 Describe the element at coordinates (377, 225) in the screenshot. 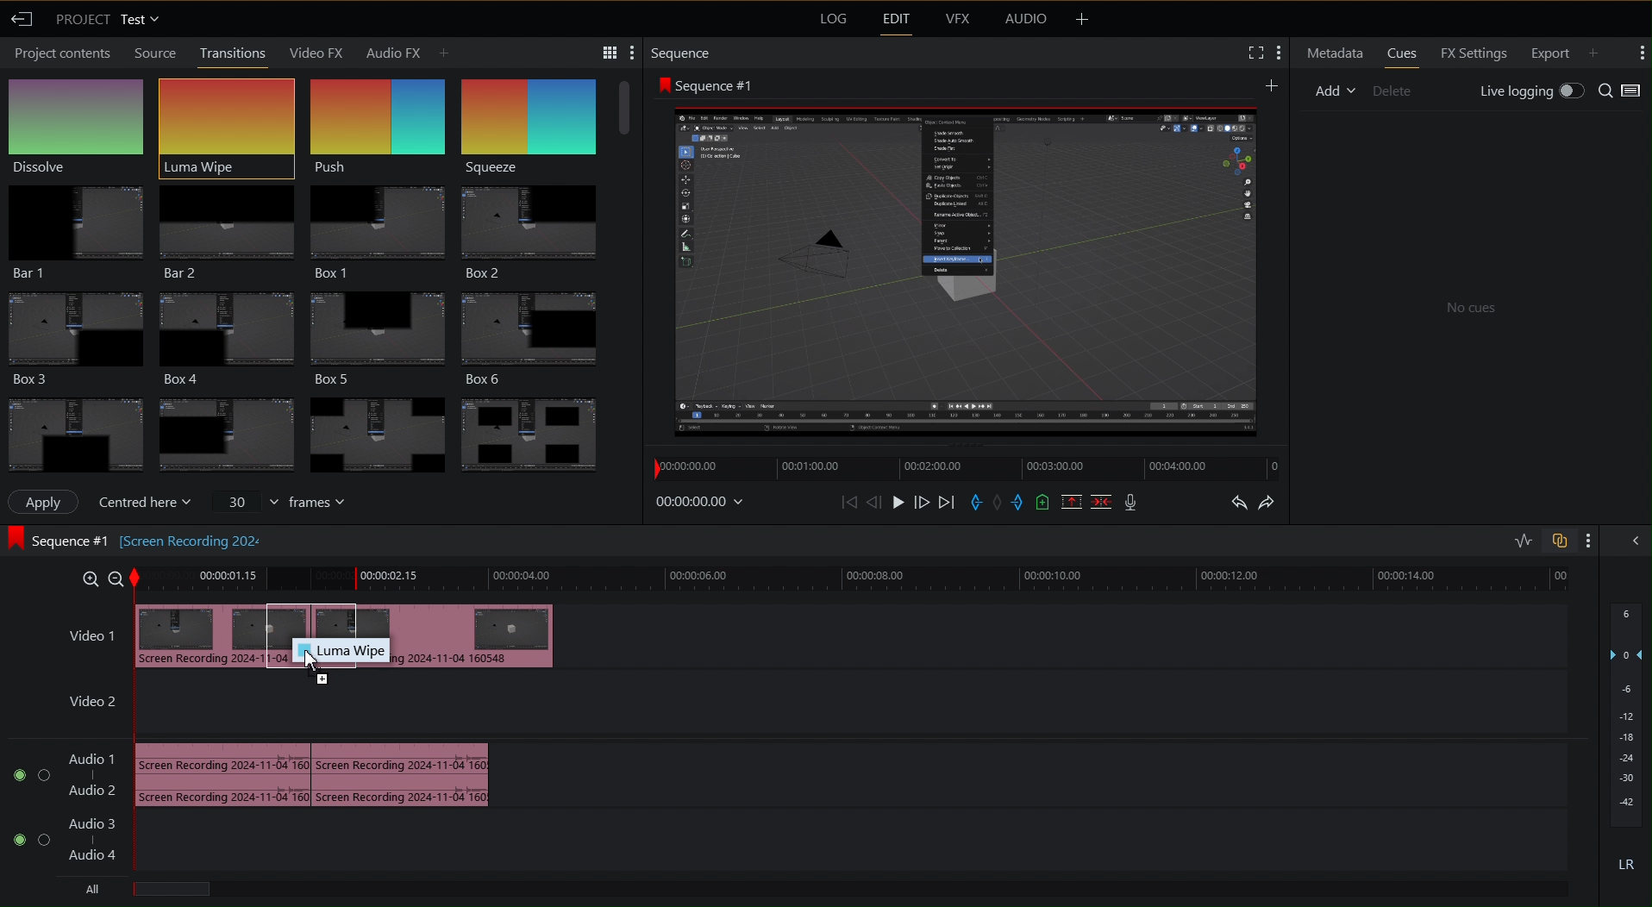

I see `Box 1` at that location.